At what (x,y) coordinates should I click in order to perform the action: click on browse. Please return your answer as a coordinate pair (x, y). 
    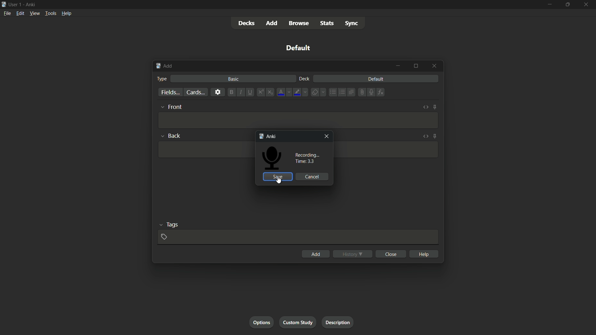
    Looking at the image, I should click on (300, 23).